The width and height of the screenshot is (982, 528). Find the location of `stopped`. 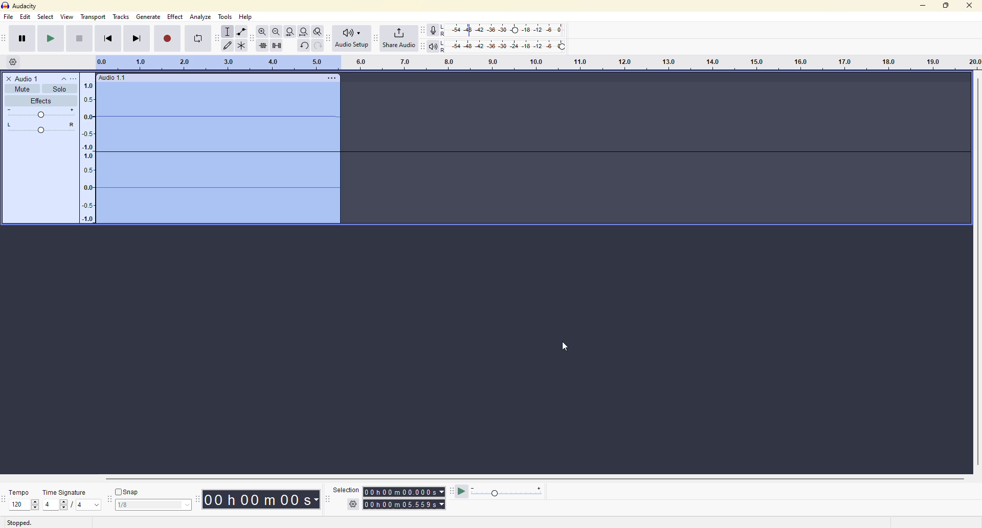

stopped is located at coordinates (19, 522).